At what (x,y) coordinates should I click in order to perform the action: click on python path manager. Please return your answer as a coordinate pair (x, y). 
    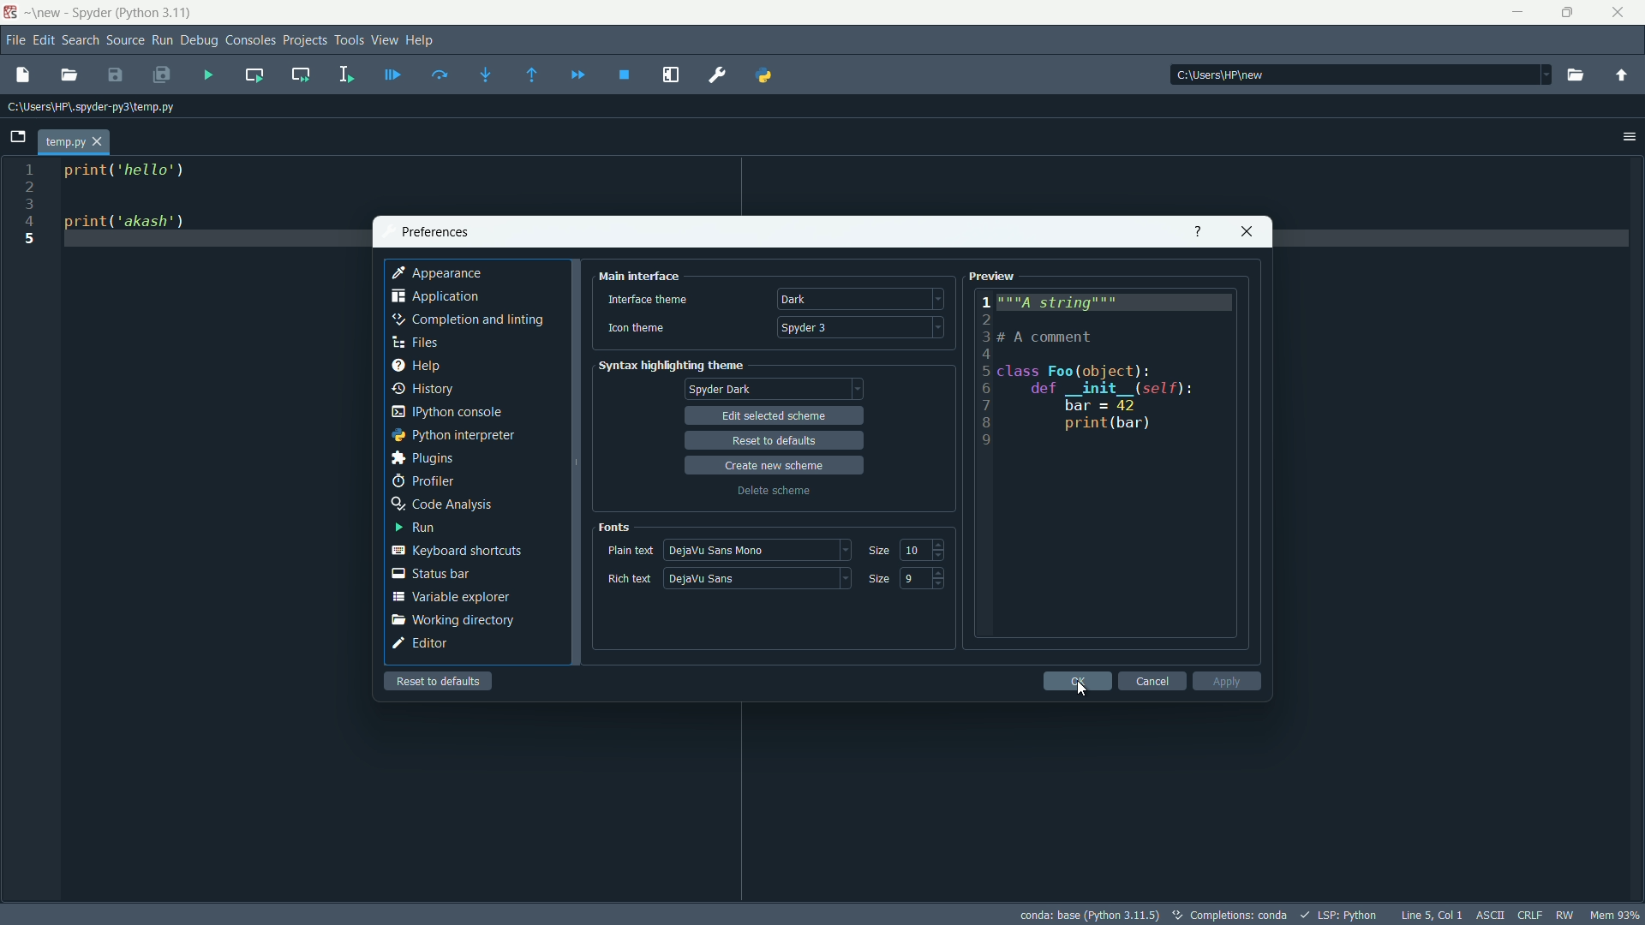
    Looking at the image, I should click on (764, 75).